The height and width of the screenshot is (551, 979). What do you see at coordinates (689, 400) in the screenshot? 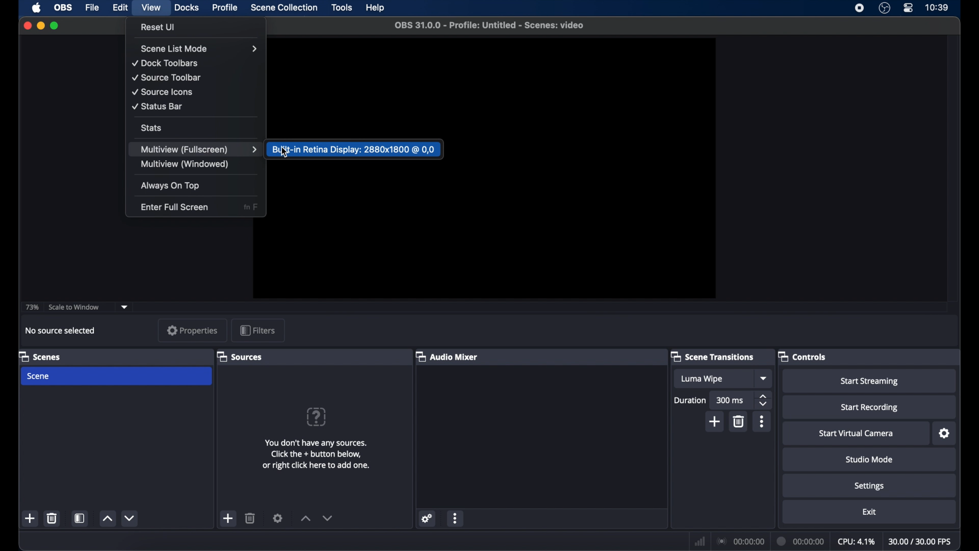
I see `duration` at bounding box center [689, 400].